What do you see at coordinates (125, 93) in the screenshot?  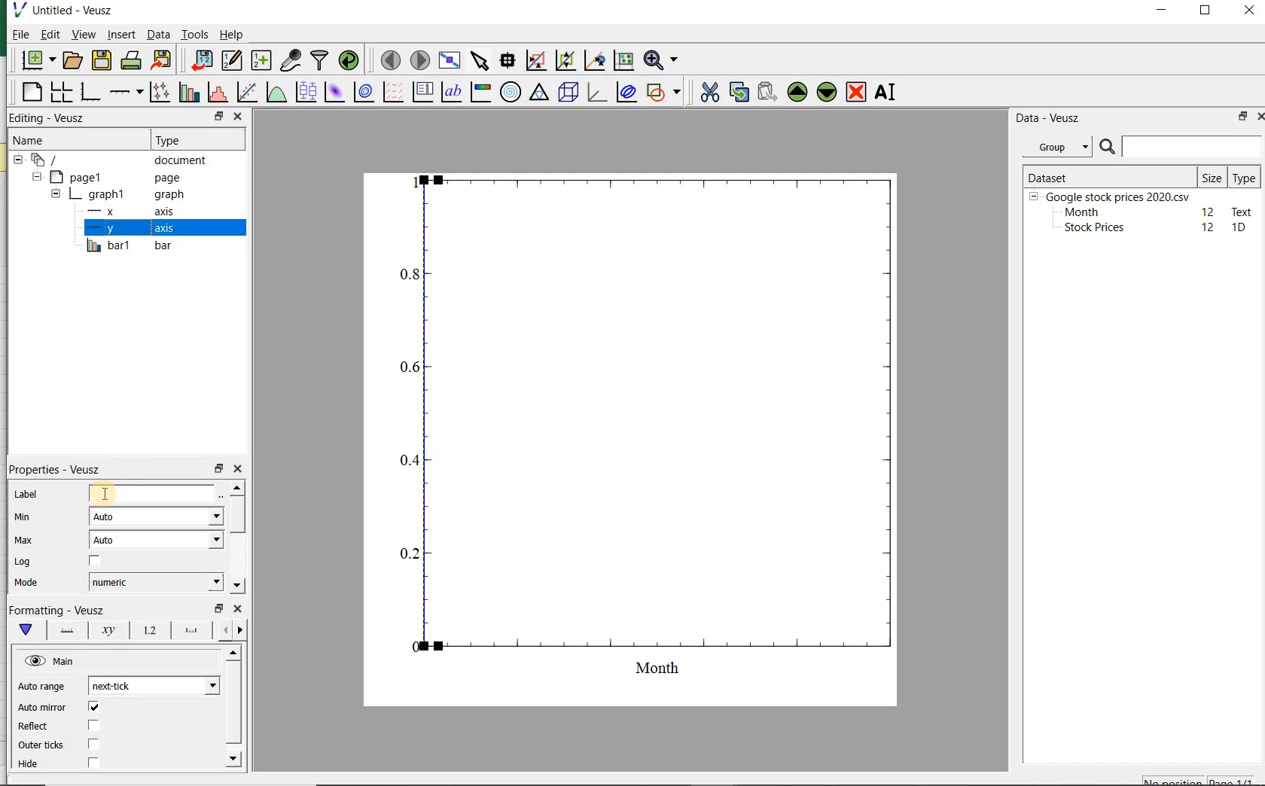 I see `add an axis to the plot` at bounding box center [125, 93].